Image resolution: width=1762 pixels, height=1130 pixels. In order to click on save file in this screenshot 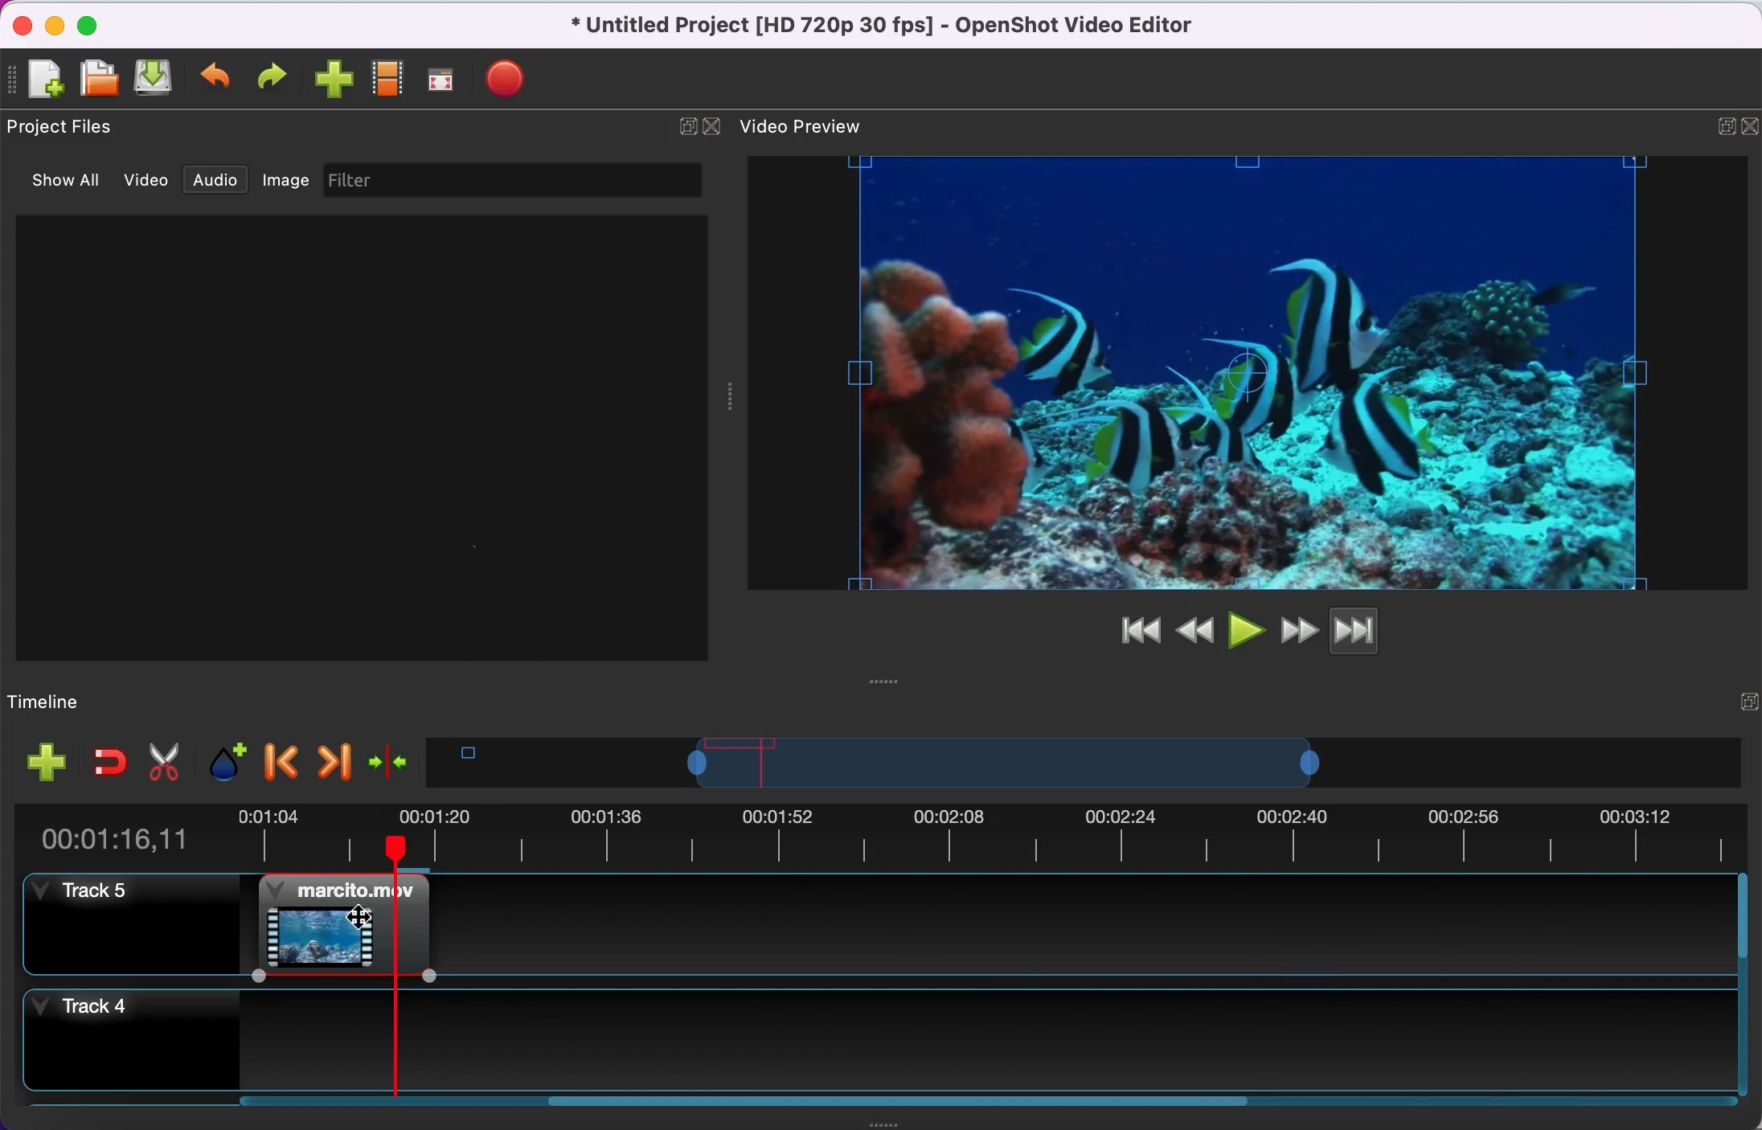, I will do `click(155, 81)`.